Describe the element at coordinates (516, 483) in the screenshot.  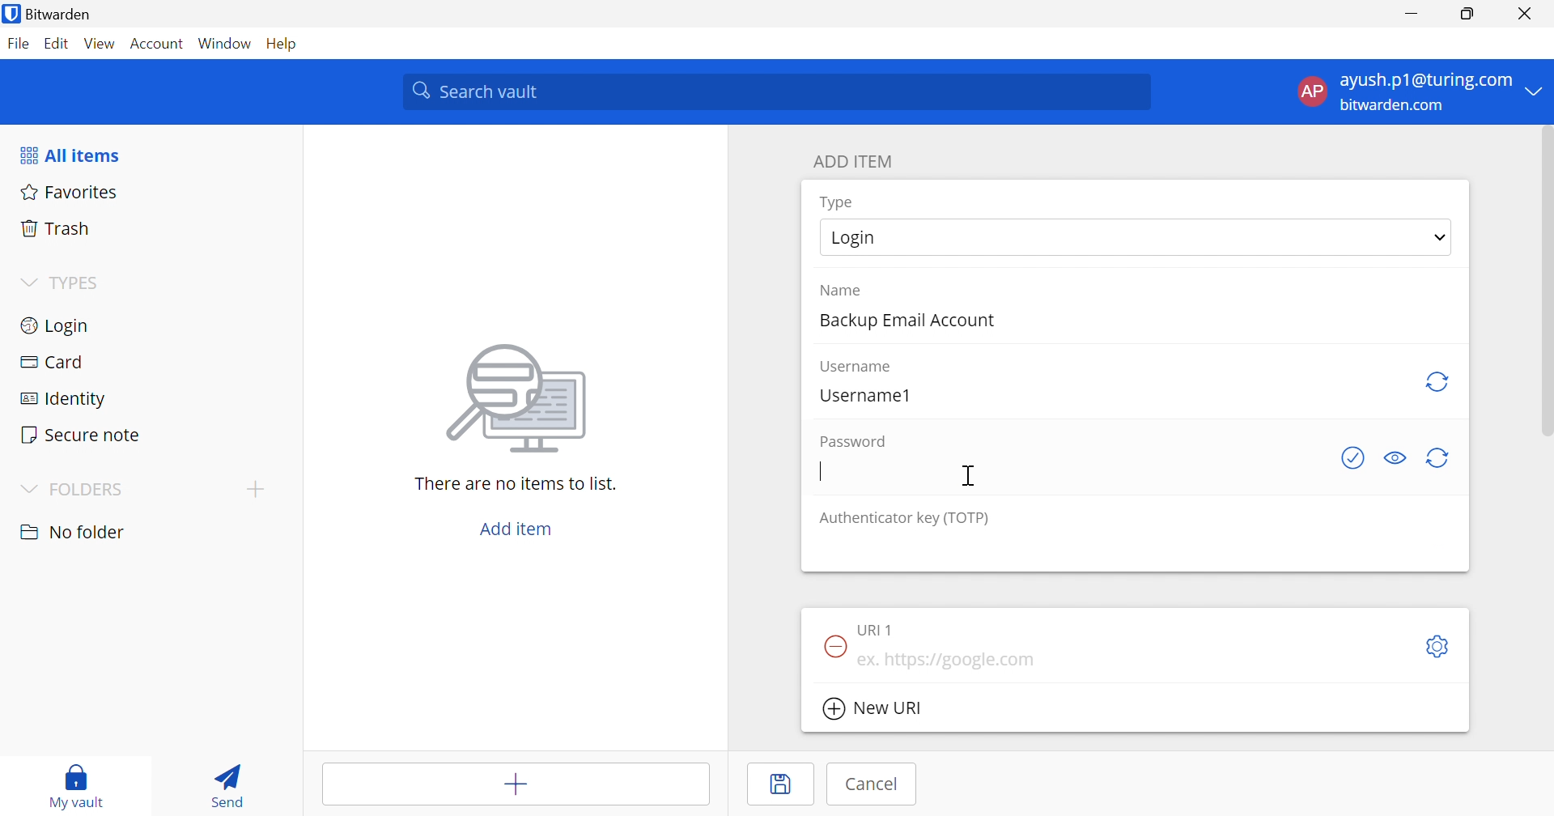
I see `There are no items to list.` at that location.